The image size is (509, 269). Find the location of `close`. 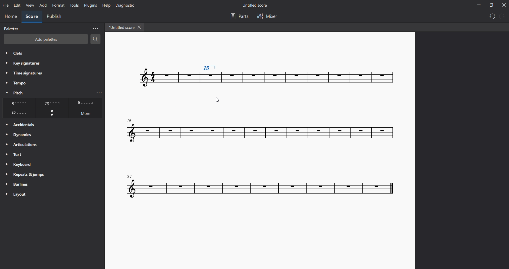

close is located at coordinates (503, 5).